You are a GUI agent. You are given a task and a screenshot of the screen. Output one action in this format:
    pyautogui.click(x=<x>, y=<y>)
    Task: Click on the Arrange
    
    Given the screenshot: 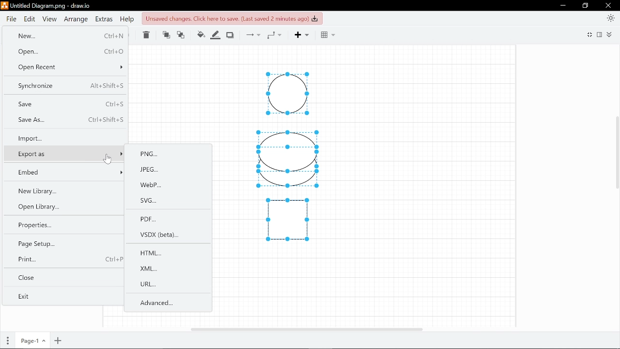 What is the action you would take?
    pyautogui.click(x=77, y=19)
    